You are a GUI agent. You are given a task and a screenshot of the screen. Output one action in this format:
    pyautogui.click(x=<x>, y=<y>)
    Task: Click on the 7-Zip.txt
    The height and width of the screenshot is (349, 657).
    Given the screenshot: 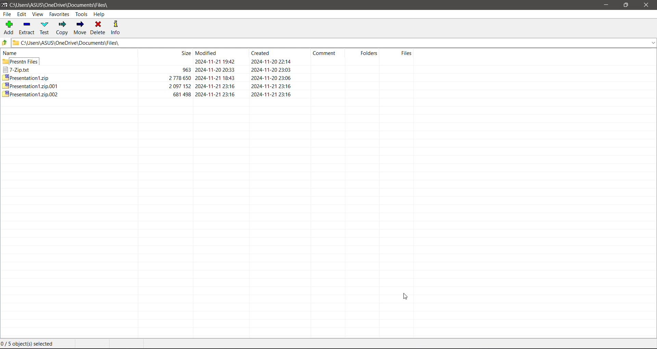 What is the action you would take?
    pyautogui.click(x=18, y=69)
    